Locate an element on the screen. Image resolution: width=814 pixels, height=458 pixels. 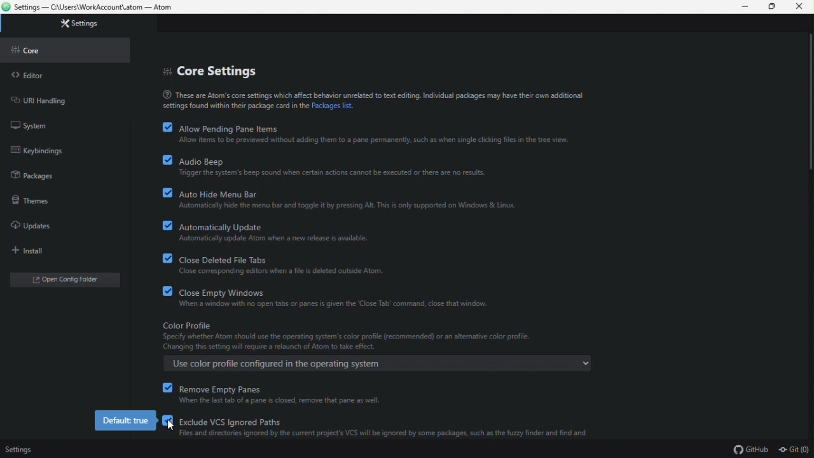
default value is located at coordinates (125, 420).